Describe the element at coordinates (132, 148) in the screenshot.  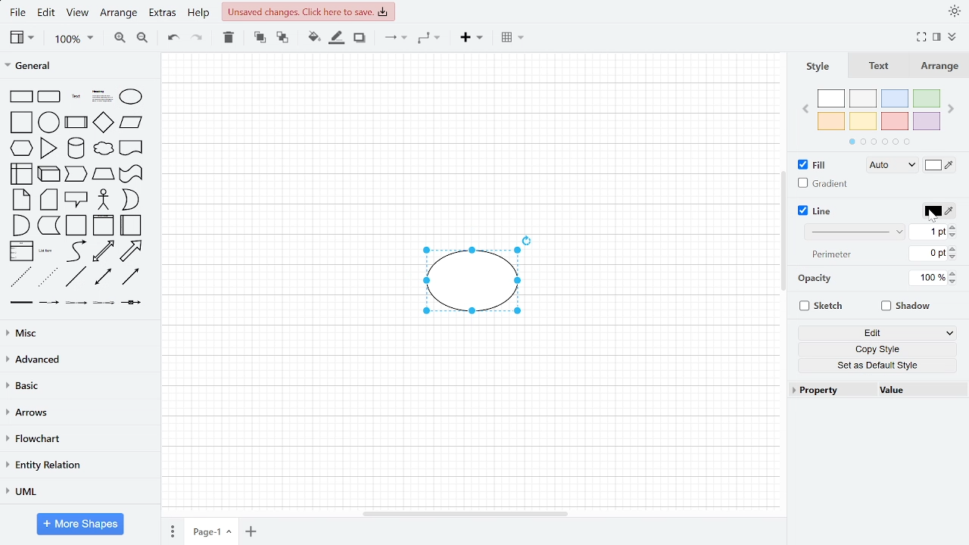
I see `document` at that location.